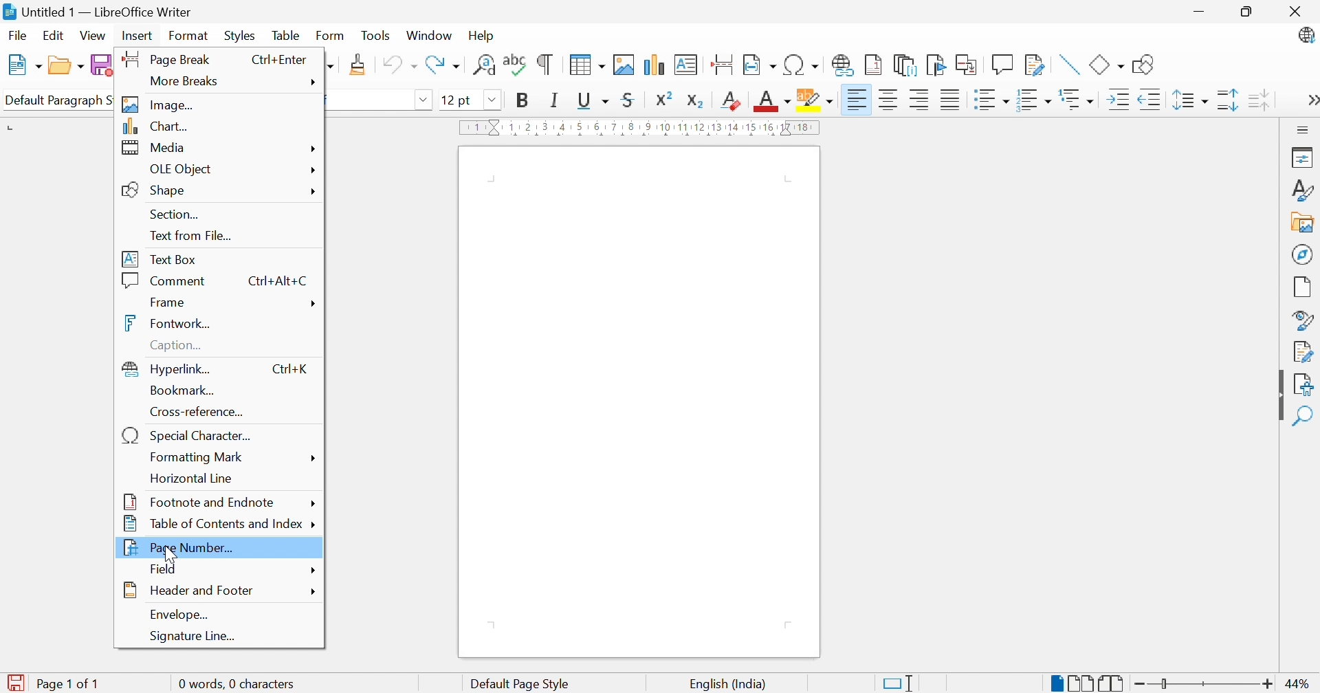  Describe the element at coordinates (628, 98) in the screenshot. I see `Strikethrough` at that location.